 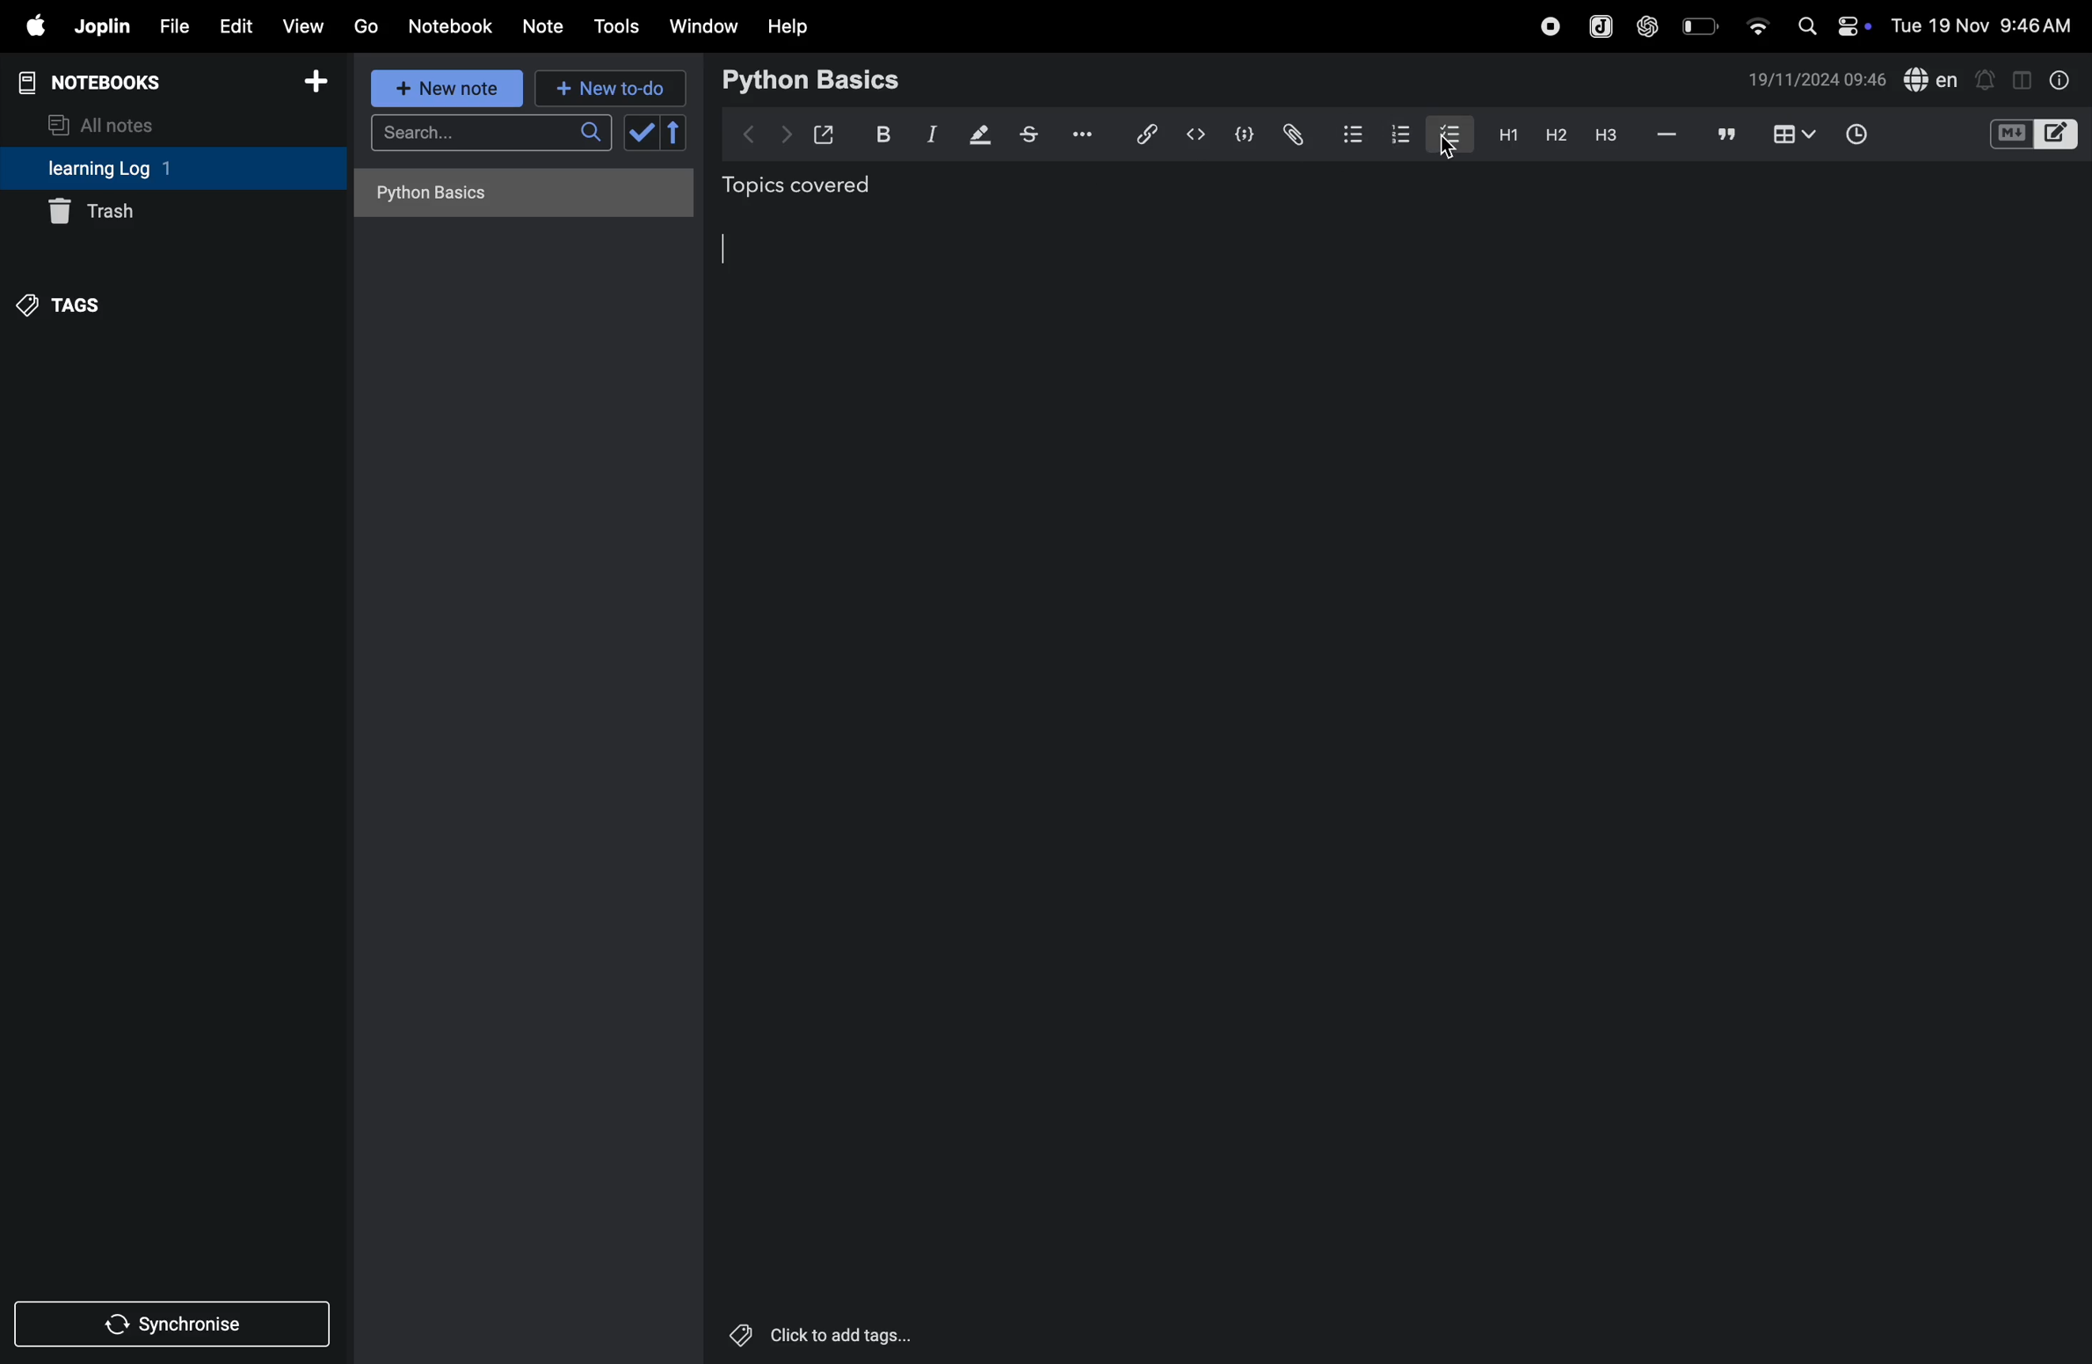 I want to click on search, so click(x=490, y=138).